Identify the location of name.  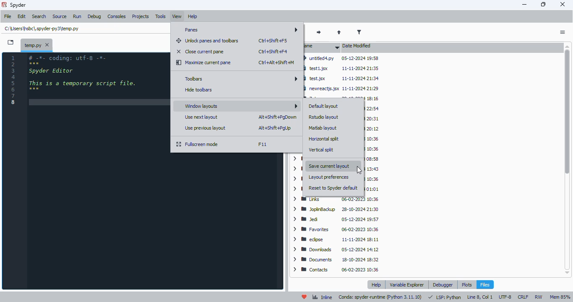
(322, 47).